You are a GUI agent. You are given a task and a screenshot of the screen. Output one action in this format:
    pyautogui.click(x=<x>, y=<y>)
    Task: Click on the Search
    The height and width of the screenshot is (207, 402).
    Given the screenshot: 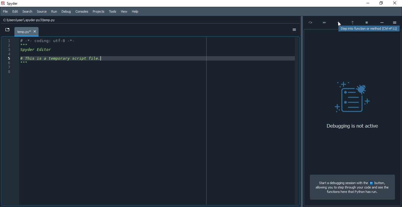 What is the action you would take?
    pyautogui.click(x=27, y=12)
    